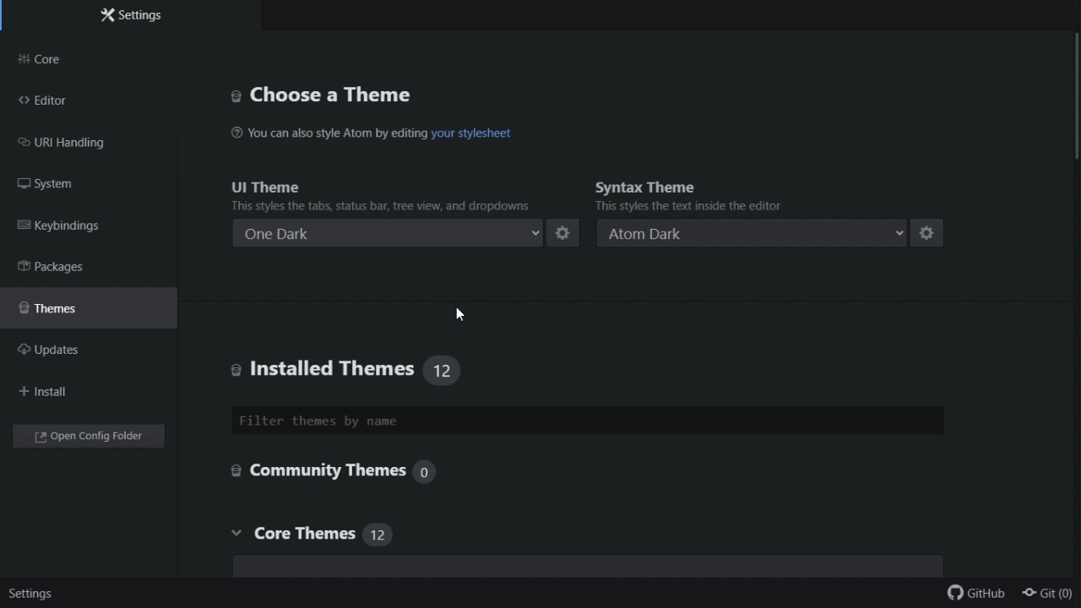 The image size is (1081, 608). I want to click on System, so click(56, 184).